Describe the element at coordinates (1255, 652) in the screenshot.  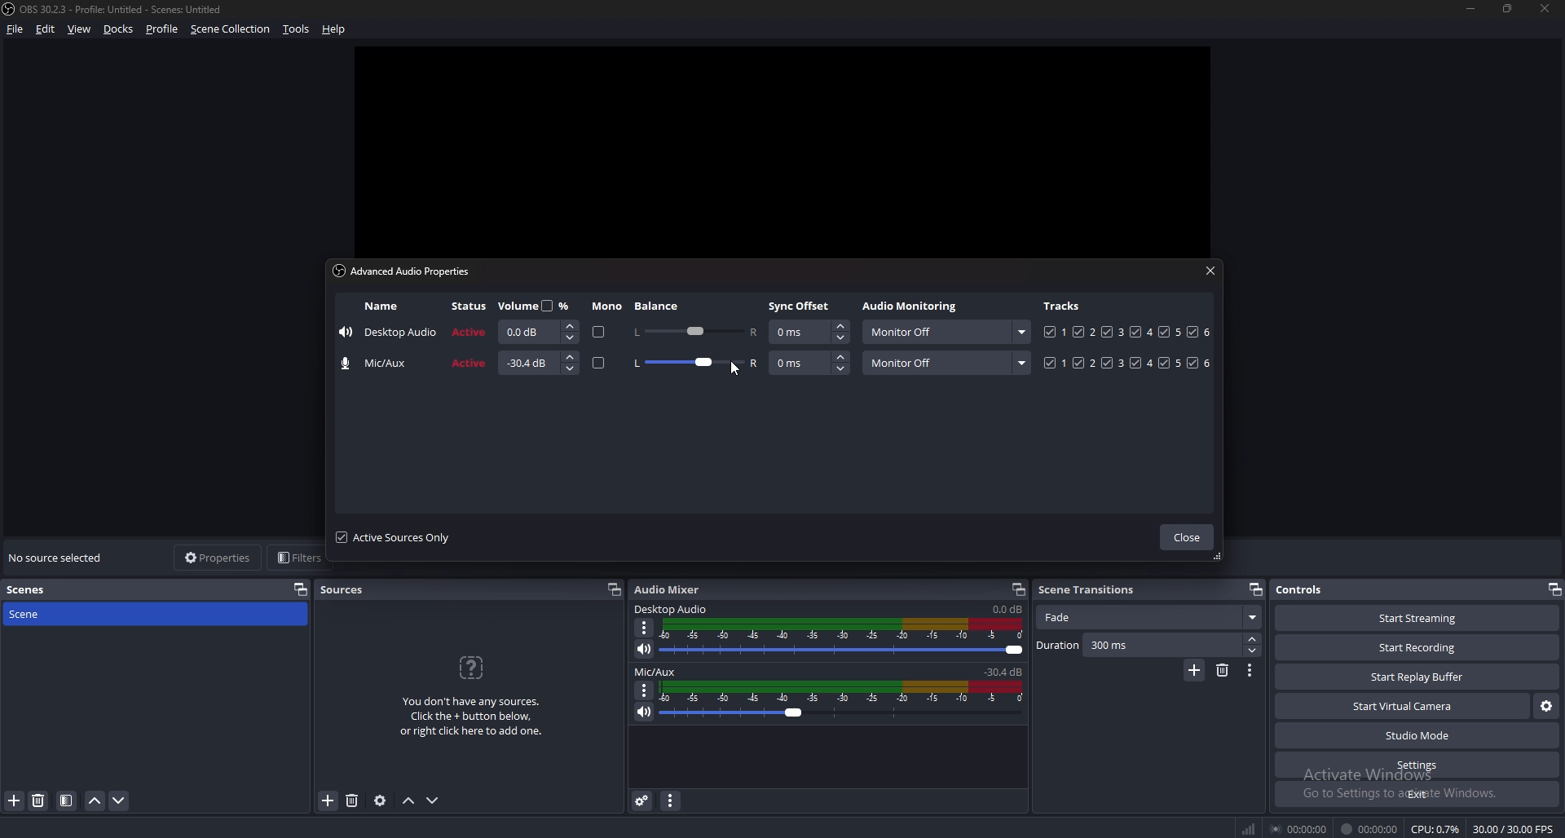
I see `decrease duration` at that location.